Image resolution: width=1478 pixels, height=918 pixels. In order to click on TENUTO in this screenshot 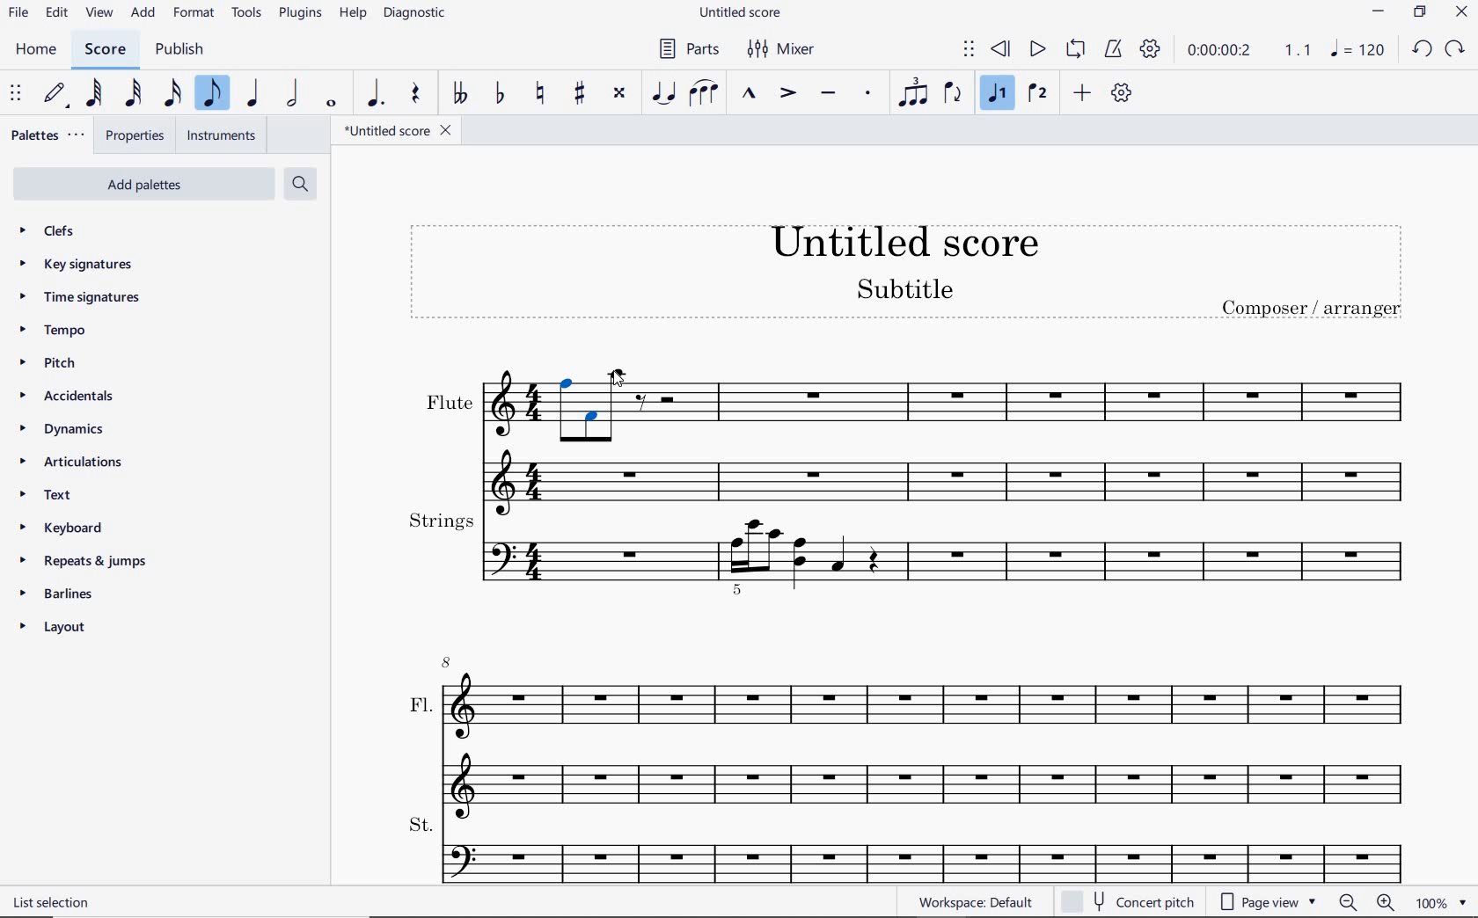, I will do `click(829, 94)`.